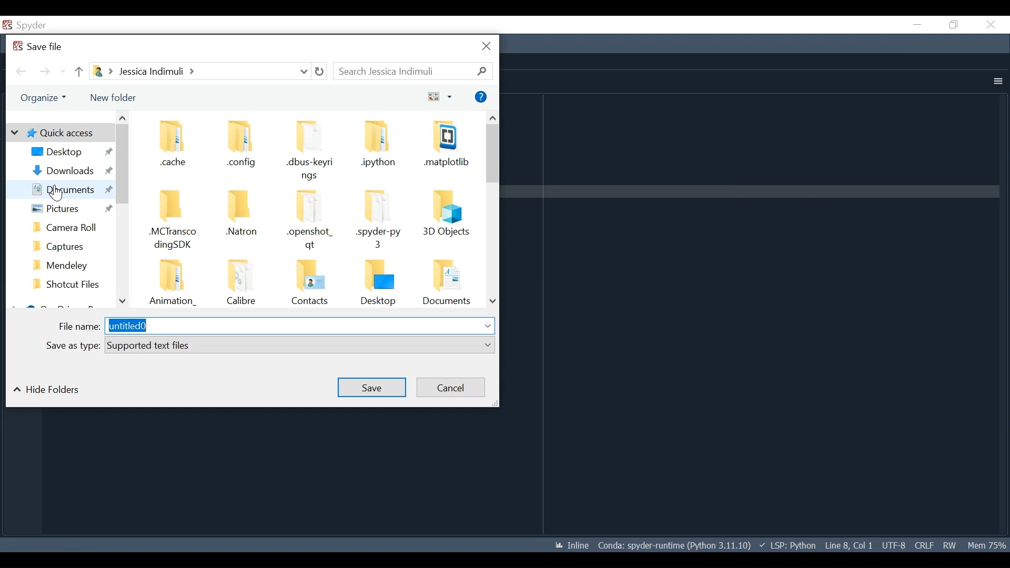 The height and width of the screenshot is (568, 1010). Describe the element at coordinates (447, 283) in the screenshot. I see `Folder` at that location.